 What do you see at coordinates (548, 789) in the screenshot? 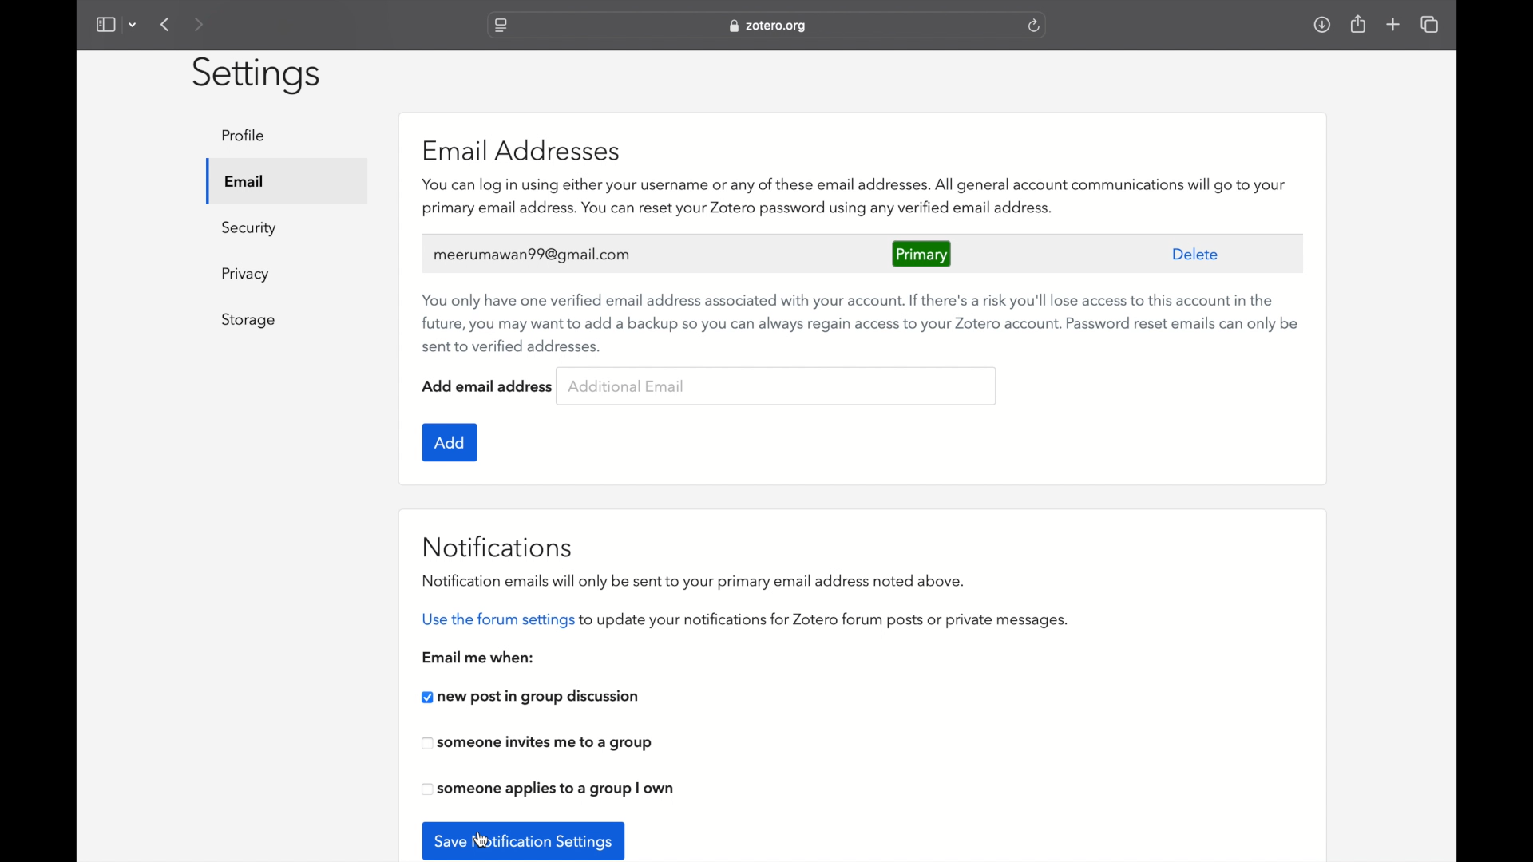
I see `someone applies to a group i own ` at bounding box center [548, 789].